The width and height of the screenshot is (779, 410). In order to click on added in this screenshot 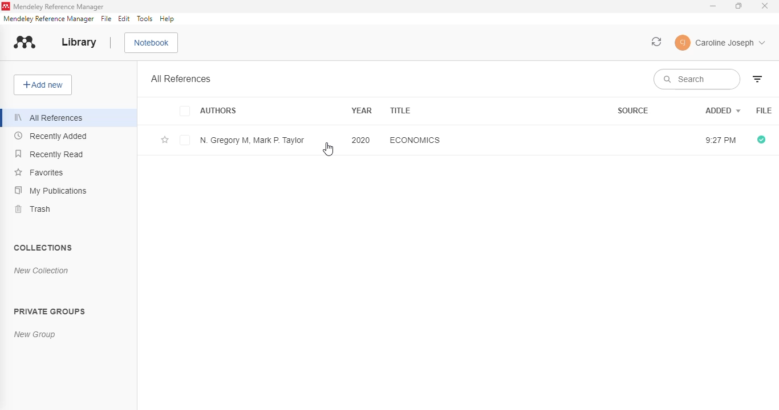, I will do `click(722, 111)`.